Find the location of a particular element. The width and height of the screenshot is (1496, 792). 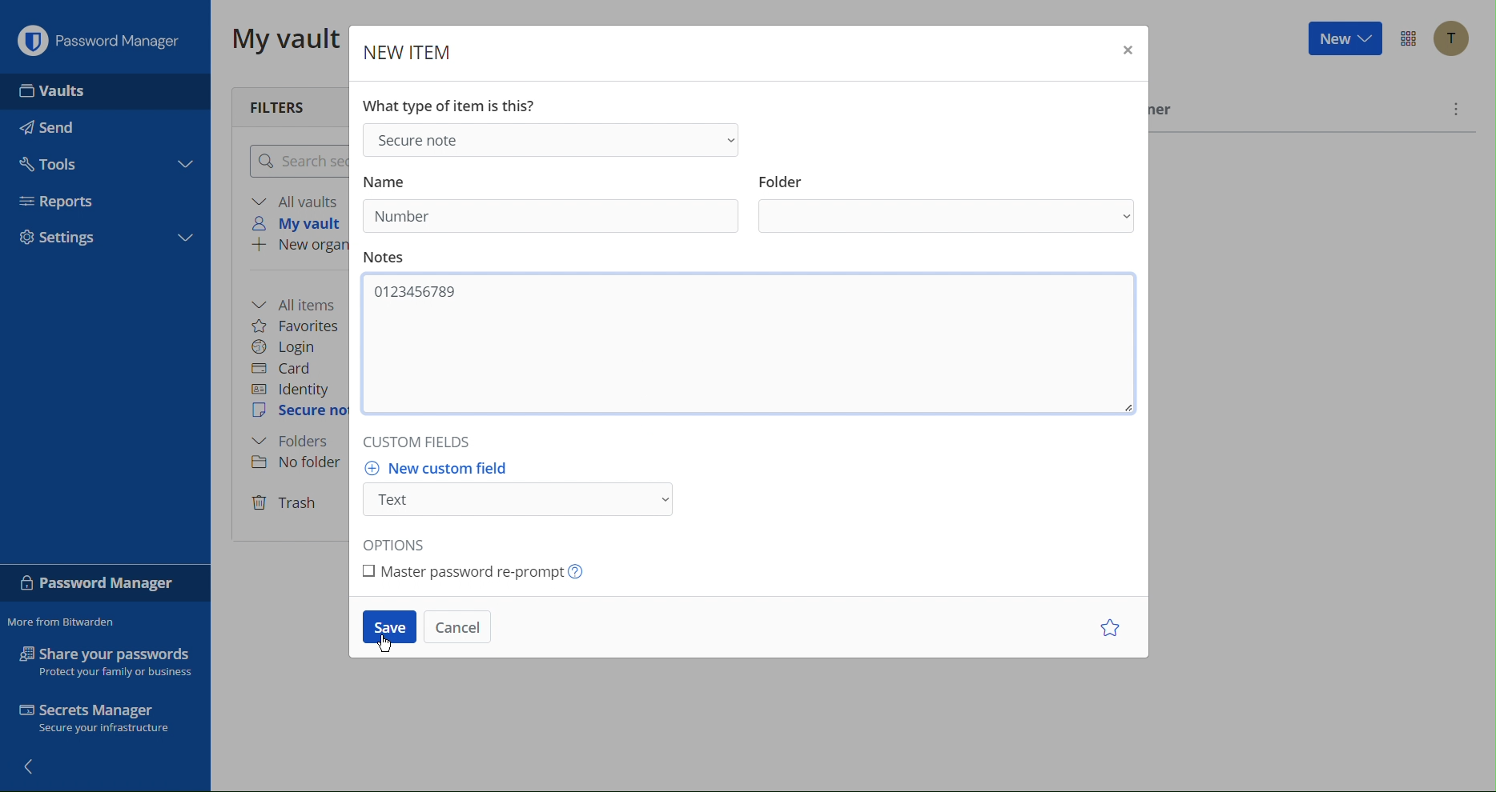

Password Manager is located at coordinates (103, 583).